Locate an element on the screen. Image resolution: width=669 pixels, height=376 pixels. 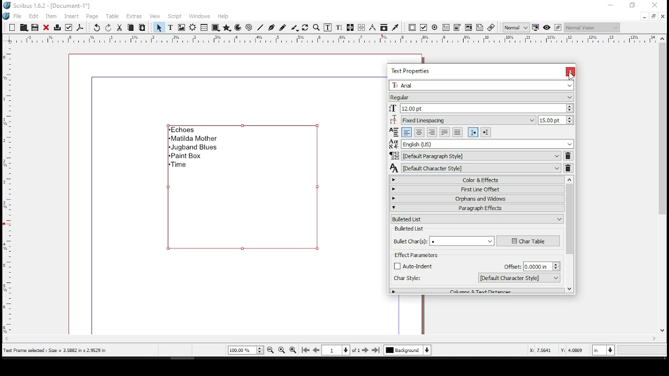
font is located at coordinates (481, 87).